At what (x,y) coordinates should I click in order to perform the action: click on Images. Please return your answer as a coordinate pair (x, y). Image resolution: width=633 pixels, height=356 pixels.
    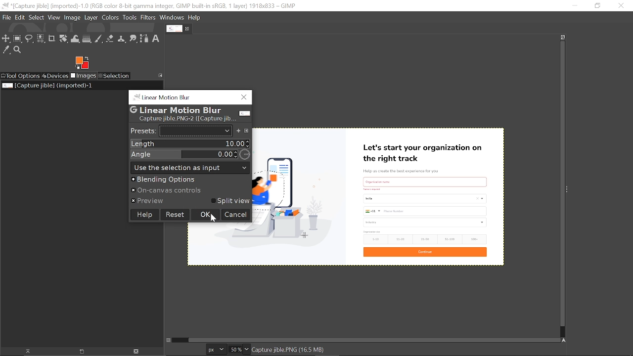
    Looking at the image, I should click on (84, 76).